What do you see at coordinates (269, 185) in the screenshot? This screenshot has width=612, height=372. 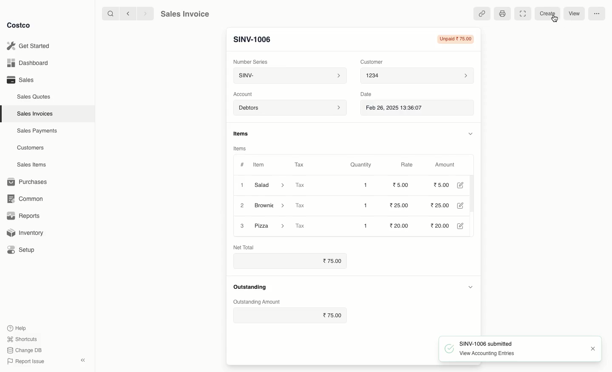 I see `Salad` at bounding box center [269, 185].